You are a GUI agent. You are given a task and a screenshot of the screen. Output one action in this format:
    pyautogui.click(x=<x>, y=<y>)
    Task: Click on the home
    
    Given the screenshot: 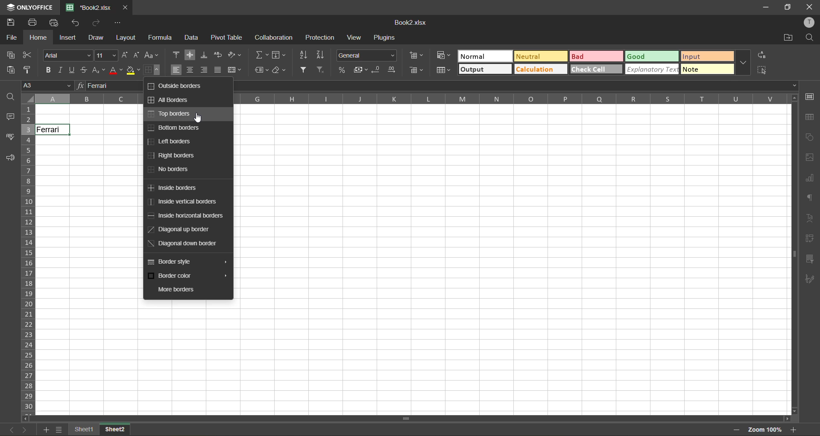 What is the action you would take?
    pyautogui.click(x=37, y=38)
    